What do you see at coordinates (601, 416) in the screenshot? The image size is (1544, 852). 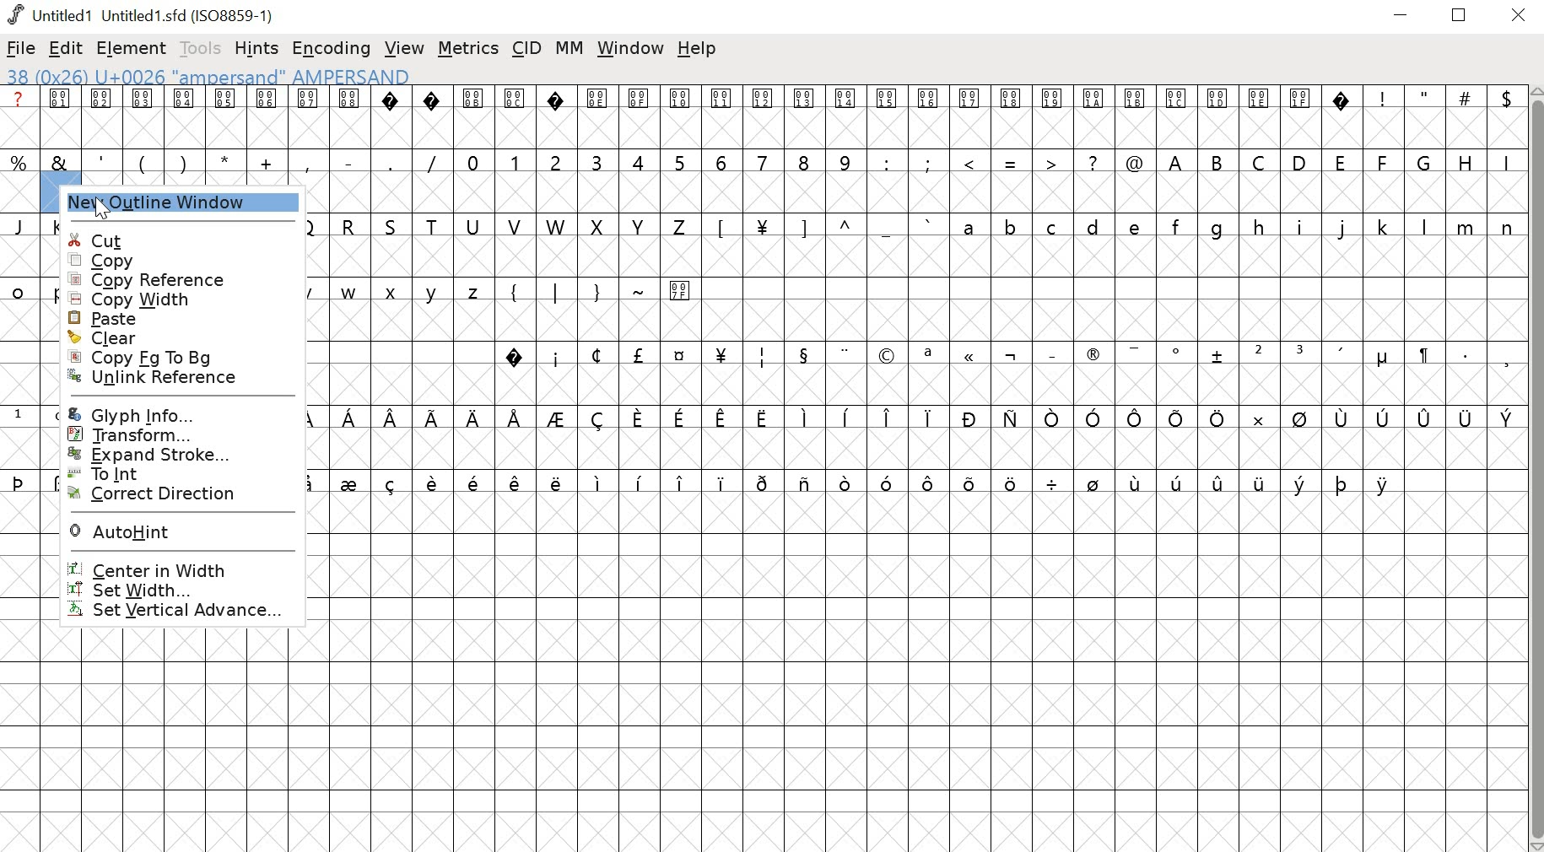 I see `symbol` at bounding box center [601, 416].